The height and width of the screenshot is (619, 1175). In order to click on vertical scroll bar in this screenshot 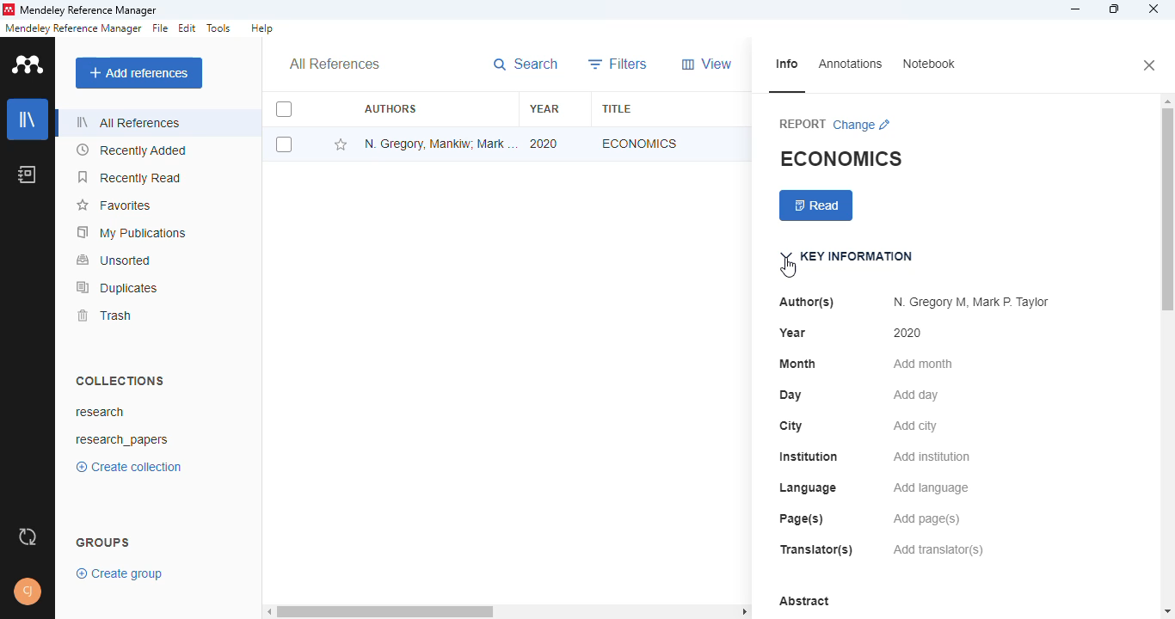, I will do `click(1166, 211)`.